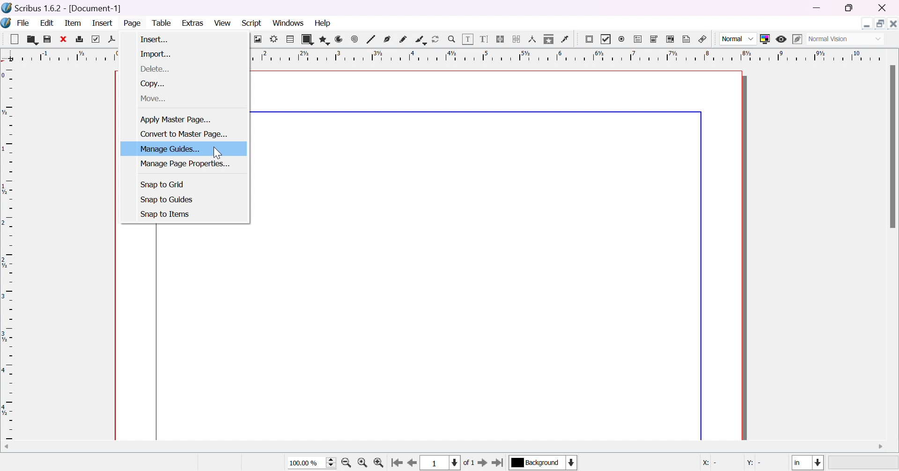  Describe the element at coordinates (589, 41) in the screenshot. I see `PDF push button` at that location.